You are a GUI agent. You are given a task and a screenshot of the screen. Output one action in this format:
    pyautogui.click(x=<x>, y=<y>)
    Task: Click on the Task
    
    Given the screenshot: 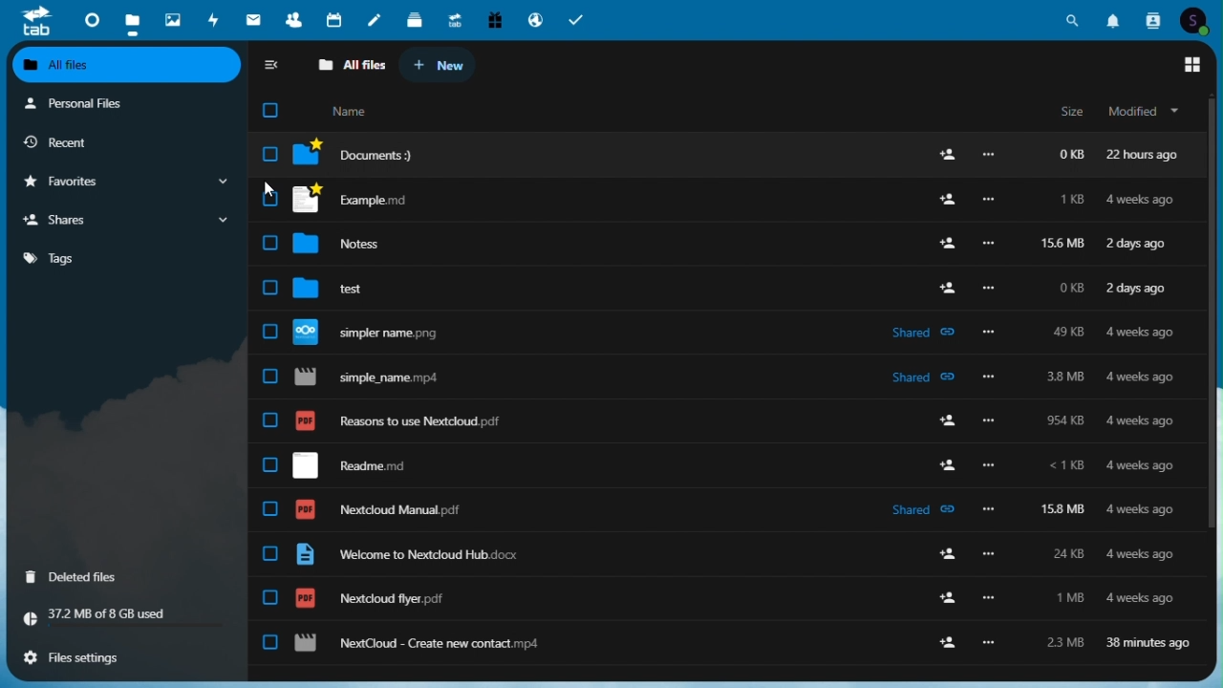 What is the action you would take?
    pyautogui.click(x=577, y=19)
    